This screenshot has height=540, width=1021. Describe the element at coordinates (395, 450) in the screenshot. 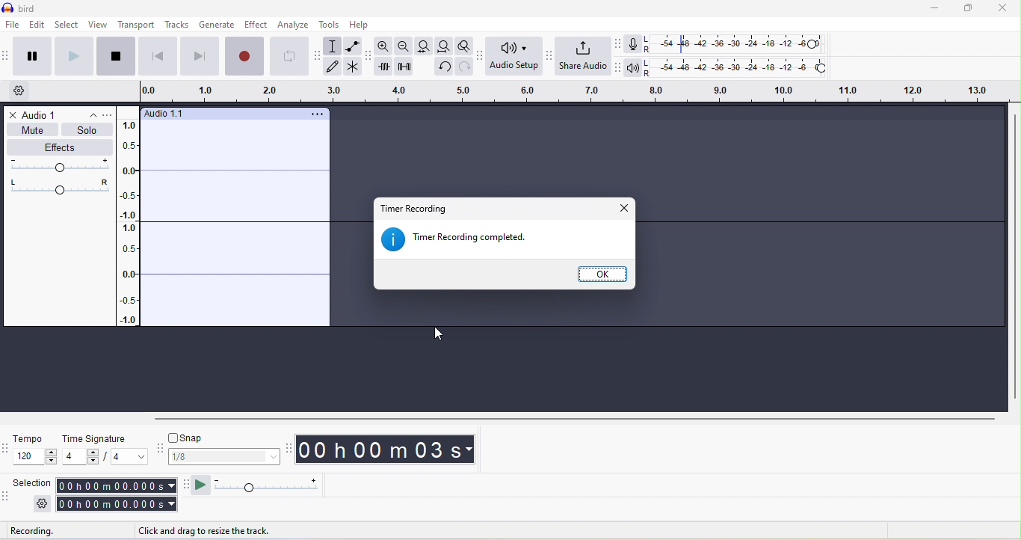

I see `00h00m03s` at that location.